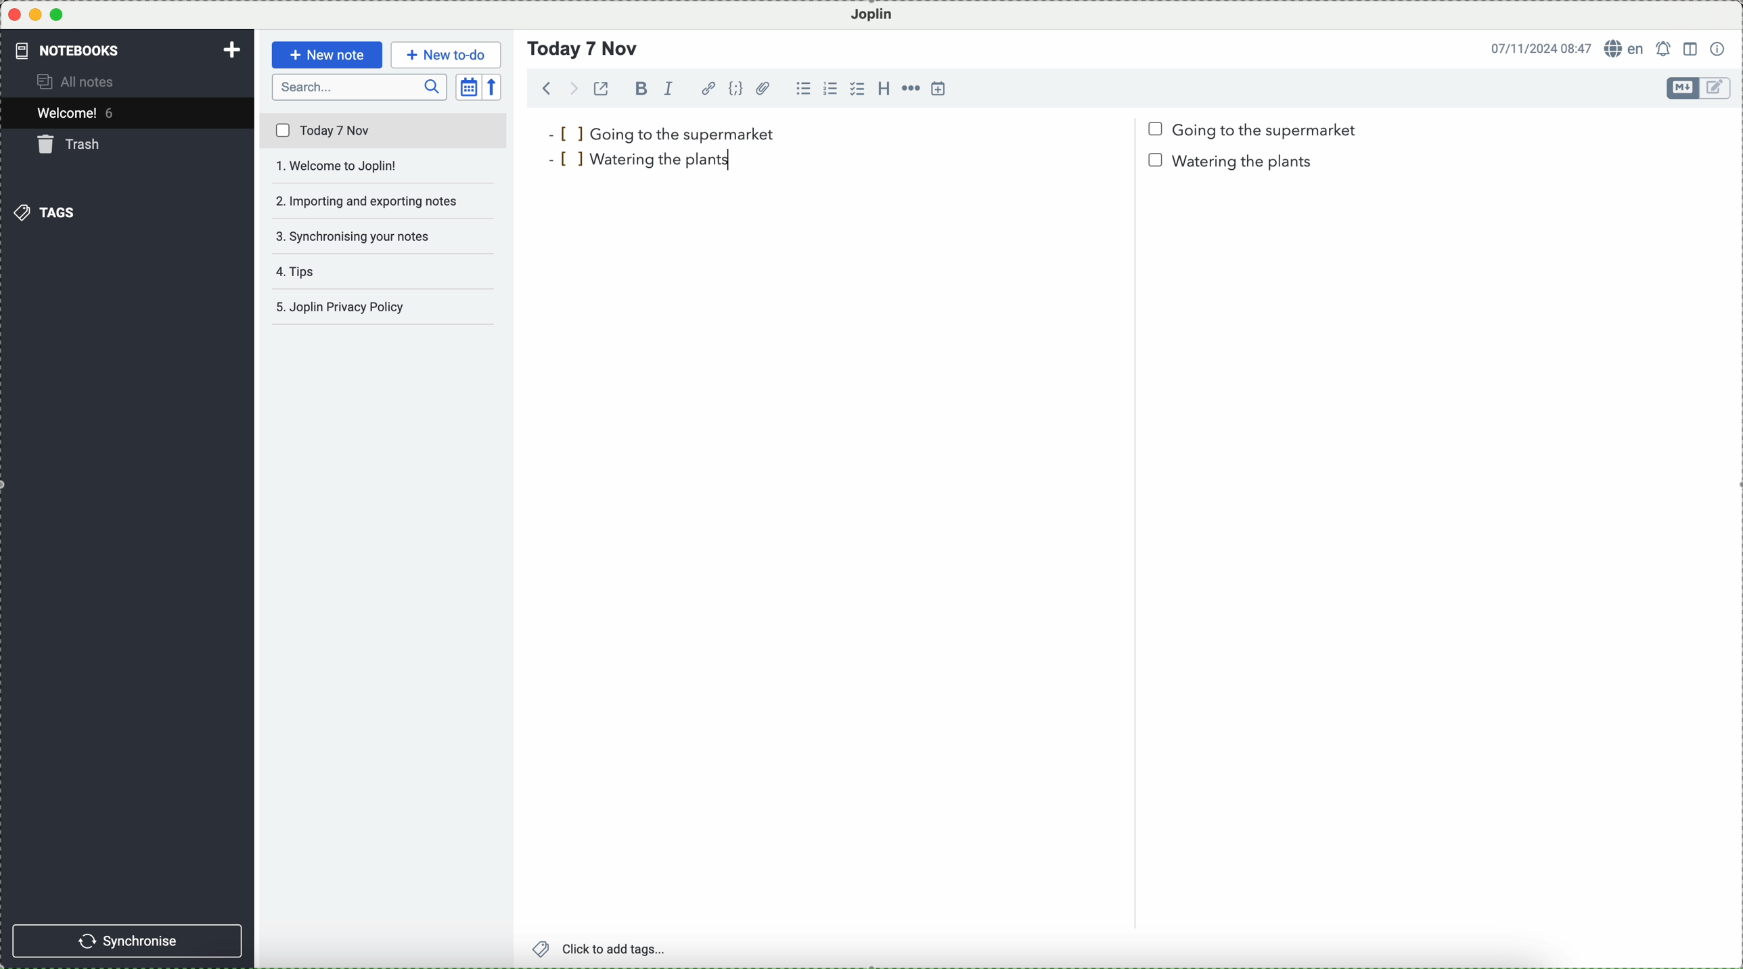  I want to click on trash, so click(72, 144).